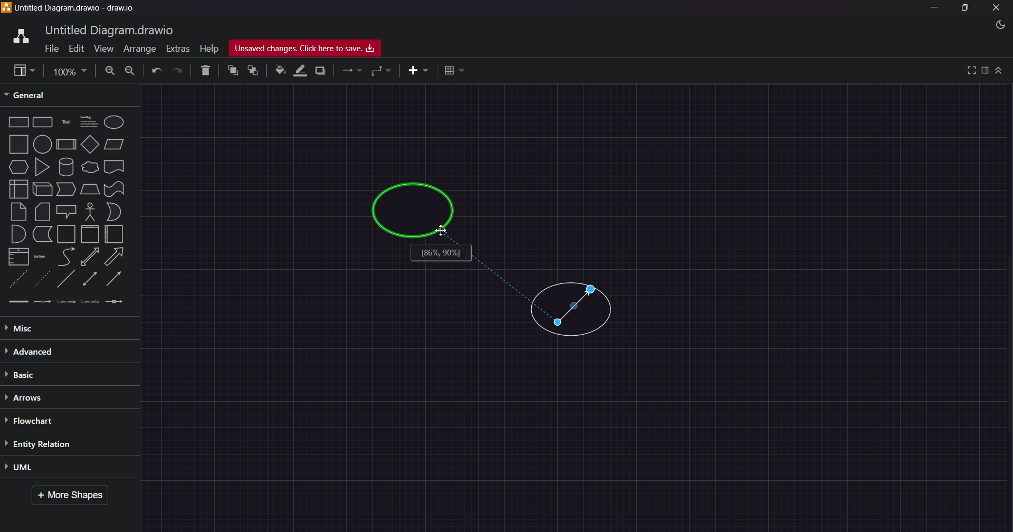 This screenshot has height=532, width=1013. I want to click on waypoints, so click(382, 72).